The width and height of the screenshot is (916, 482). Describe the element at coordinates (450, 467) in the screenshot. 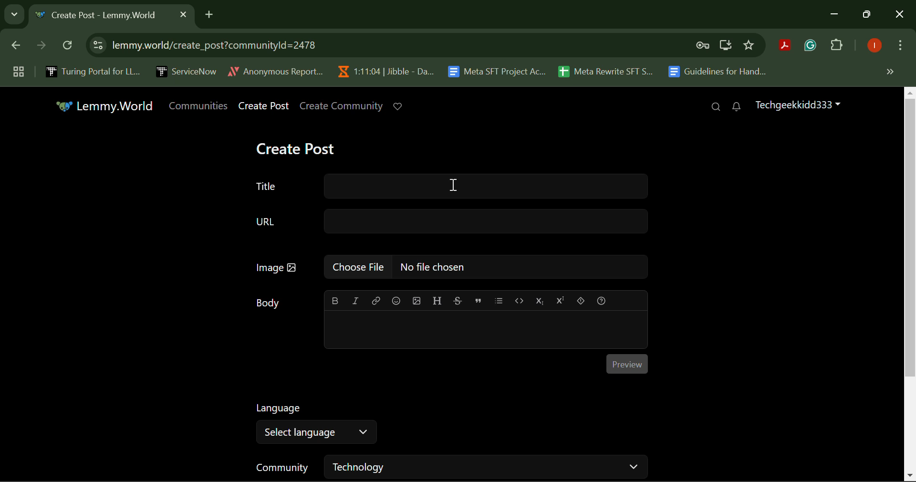

I see `Community Selection Filter ` at that location.